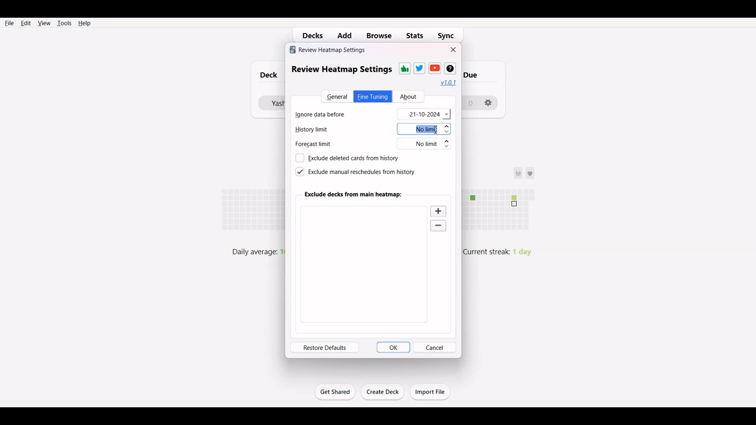 The image size is (756, 425). What do you see at coordinates (431, 391) in the screenshot?
I see `Import File` at bounding box center [431, 391].